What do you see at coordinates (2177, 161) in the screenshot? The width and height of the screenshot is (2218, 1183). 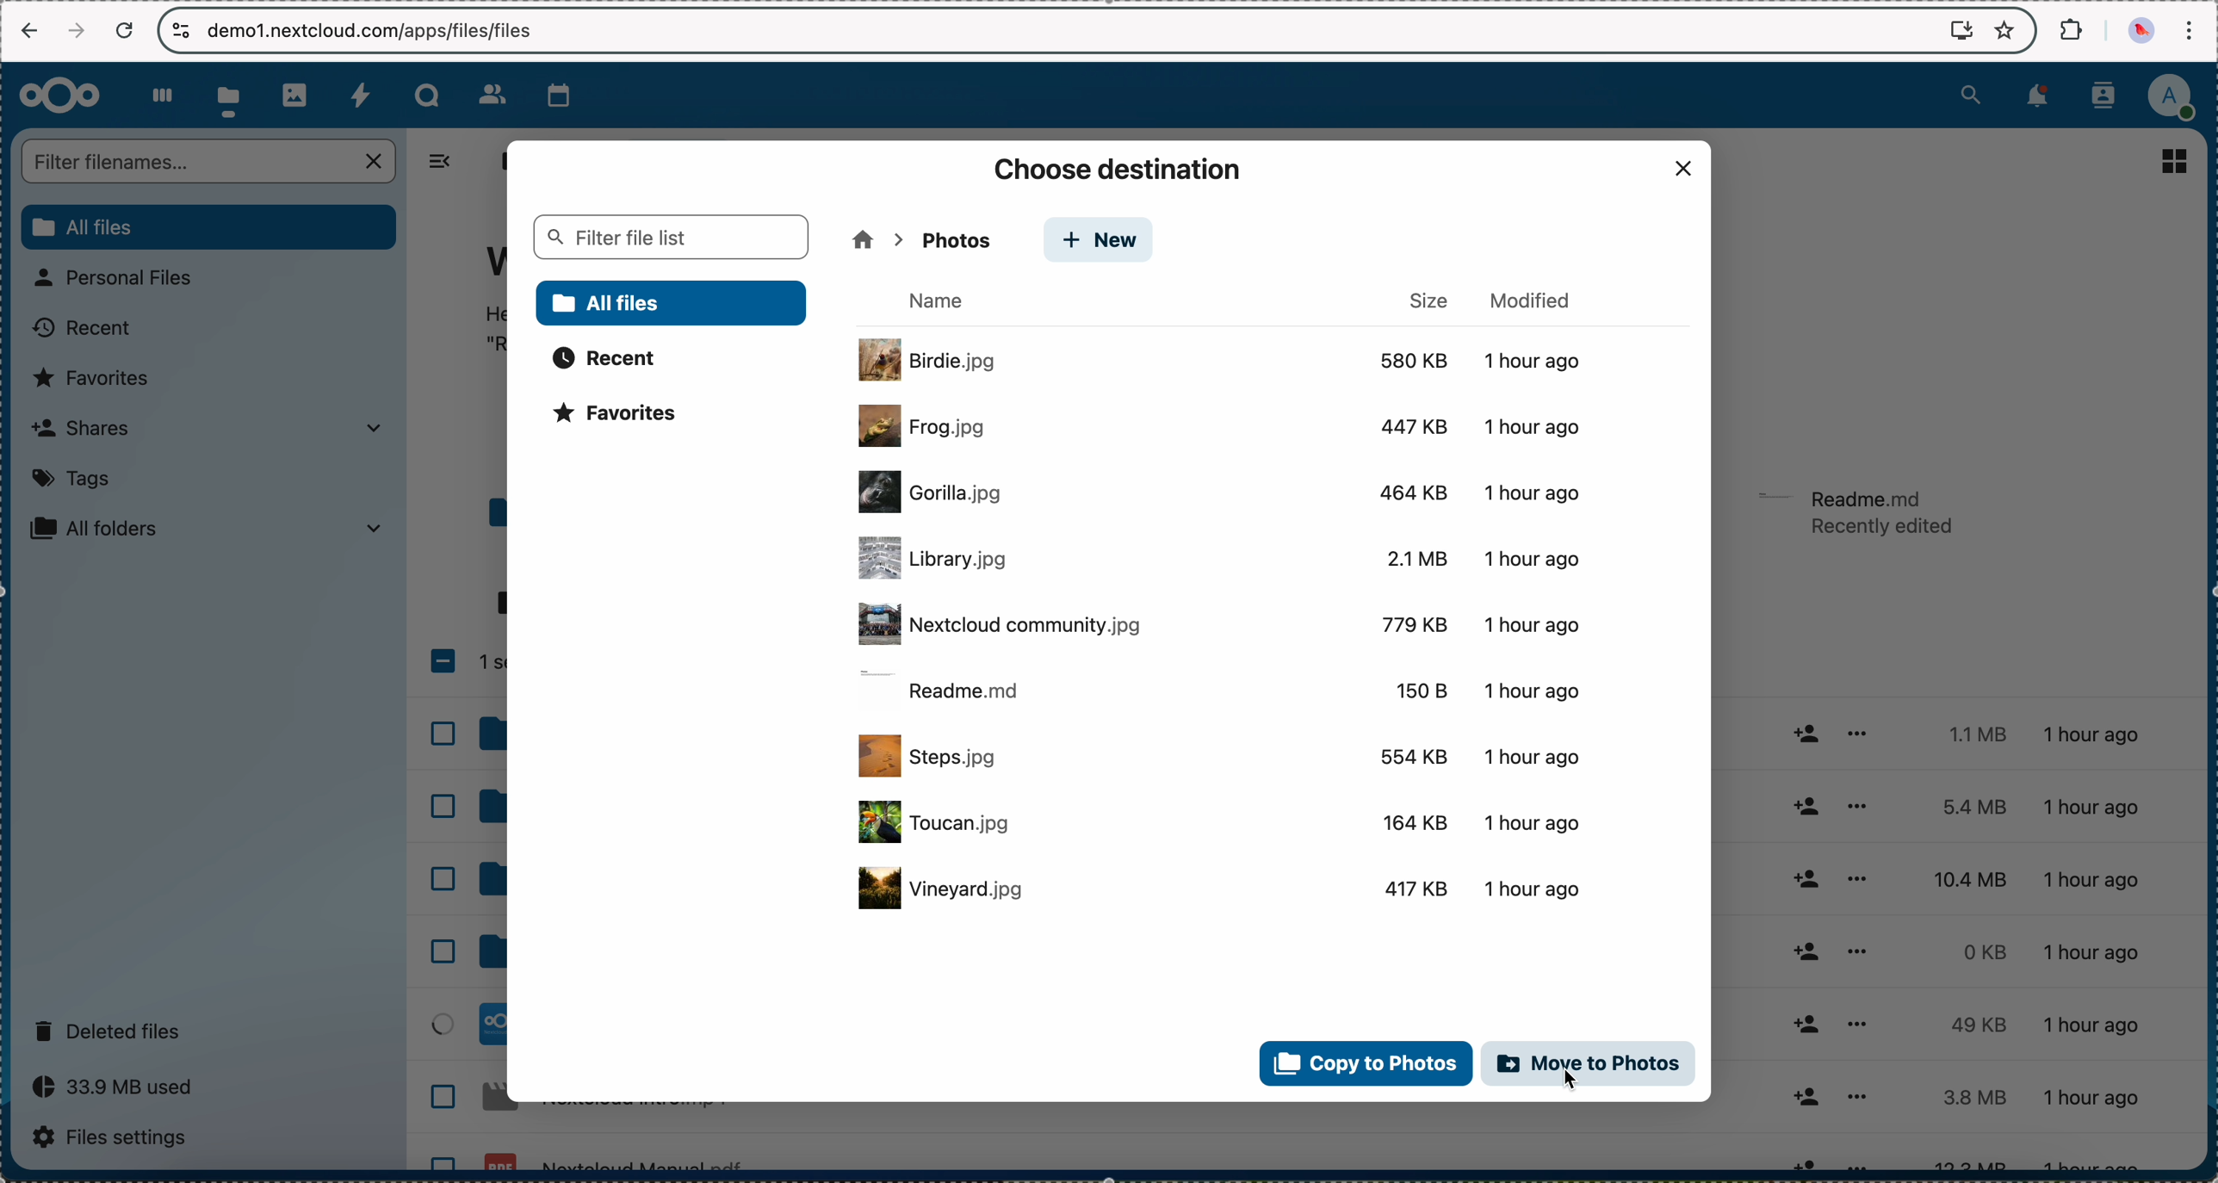 I see `list view` at bounding box center [2177, 161].